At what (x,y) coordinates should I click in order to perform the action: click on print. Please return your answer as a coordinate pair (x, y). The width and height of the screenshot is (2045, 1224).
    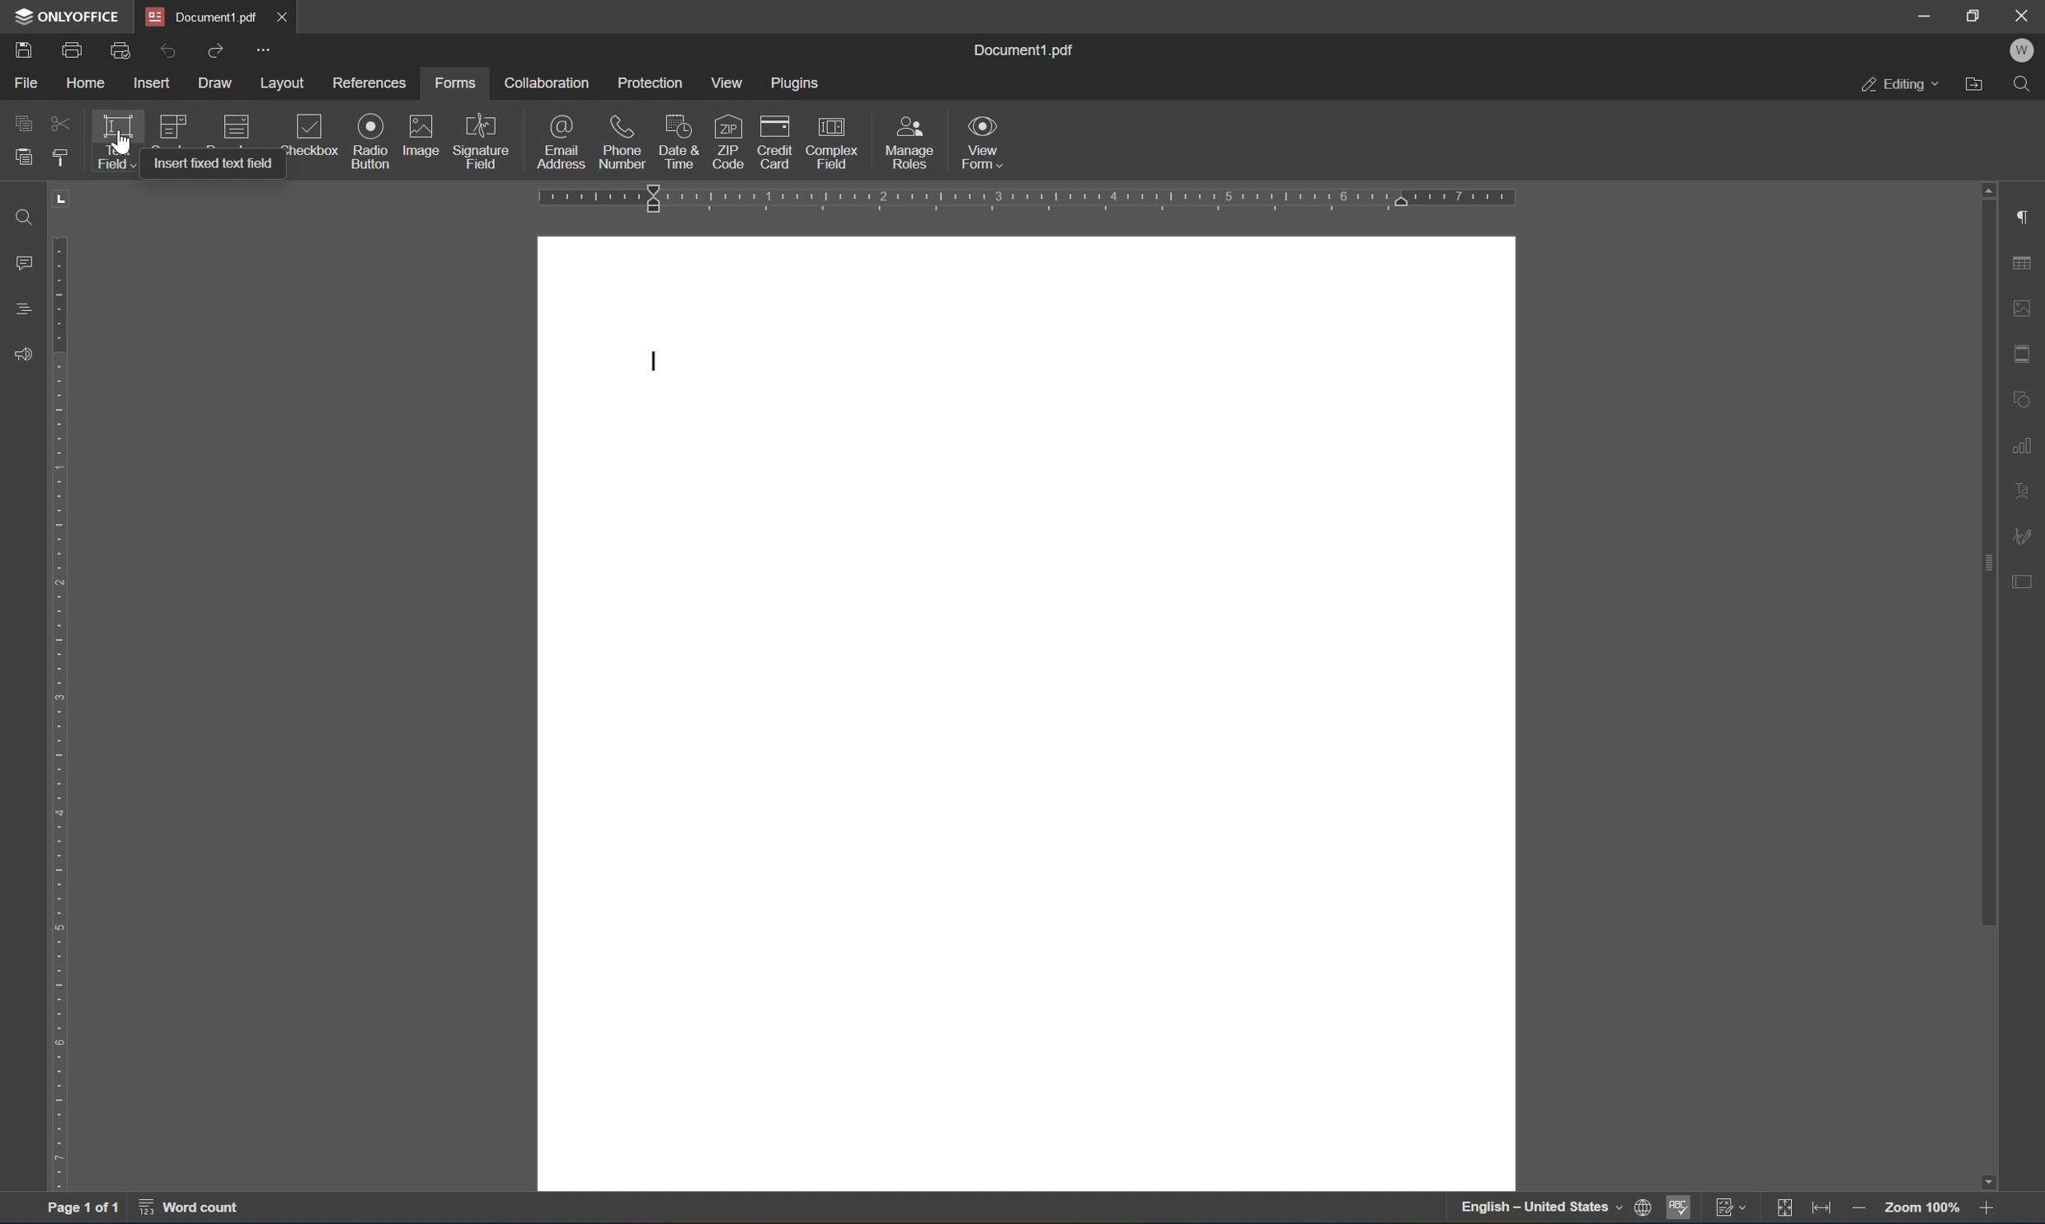
    Looking at the image, I should click on (1639, 1206).